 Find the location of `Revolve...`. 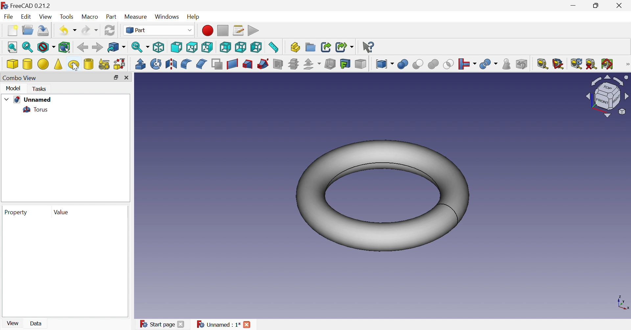

Revolve... is located at coordinates (155, 64).